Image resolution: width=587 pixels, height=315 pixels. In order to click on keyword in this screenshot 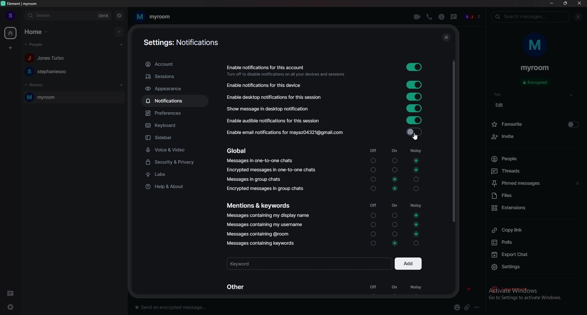, I will do `click(309, 263)`.